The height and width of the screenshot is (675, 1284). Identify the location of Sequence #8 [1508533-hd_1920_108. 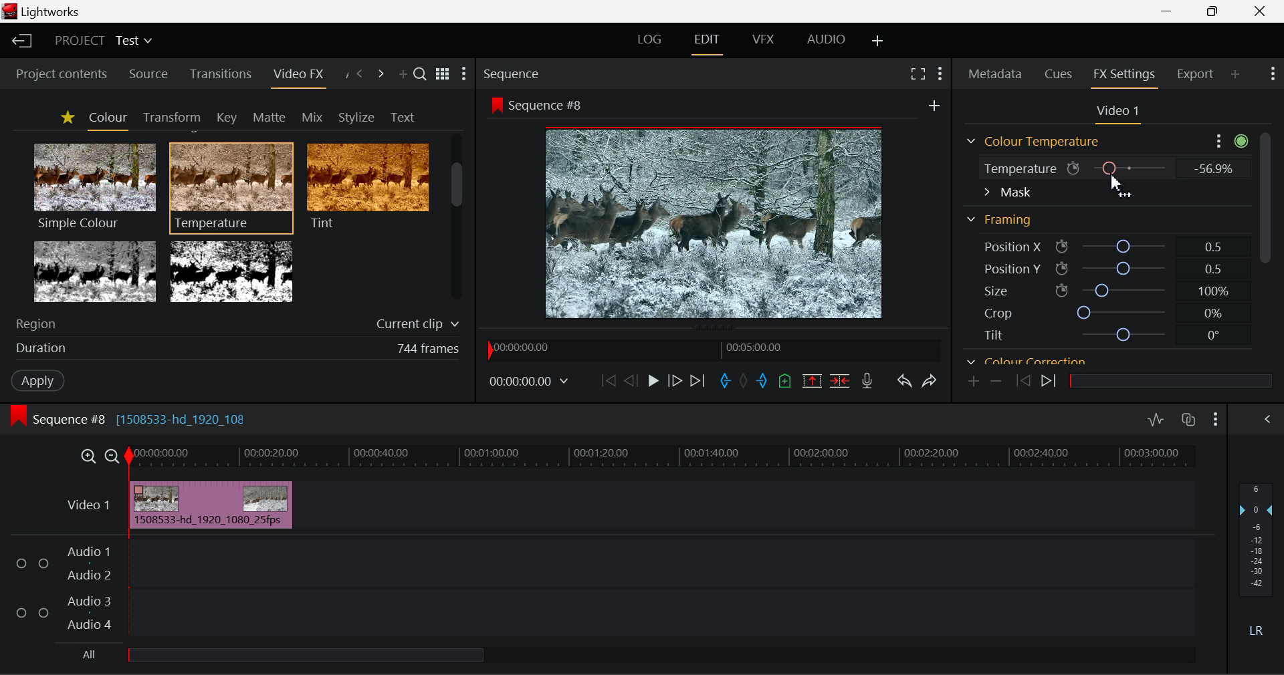
(143, 416).